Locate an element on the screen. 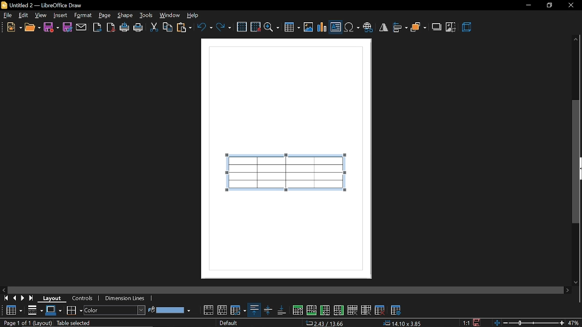 Image resolution: width=582 pixels, height=327 pixels. border style is located at coordinates (35, 310).